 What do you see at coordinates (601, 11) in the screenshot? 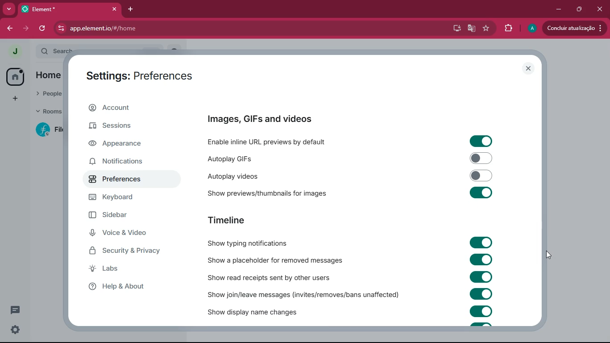
I see `close` at bounding box center [601, 11].